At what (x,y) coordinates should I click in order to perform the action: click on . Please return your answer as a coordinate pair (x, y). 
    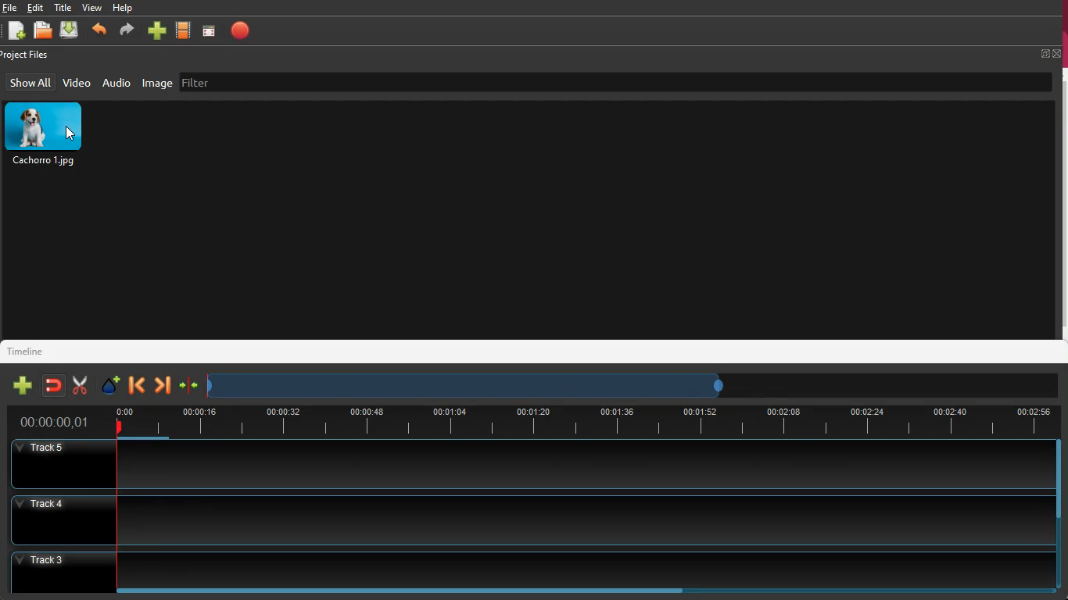
    Looking at the image, I should click on (56, 423).